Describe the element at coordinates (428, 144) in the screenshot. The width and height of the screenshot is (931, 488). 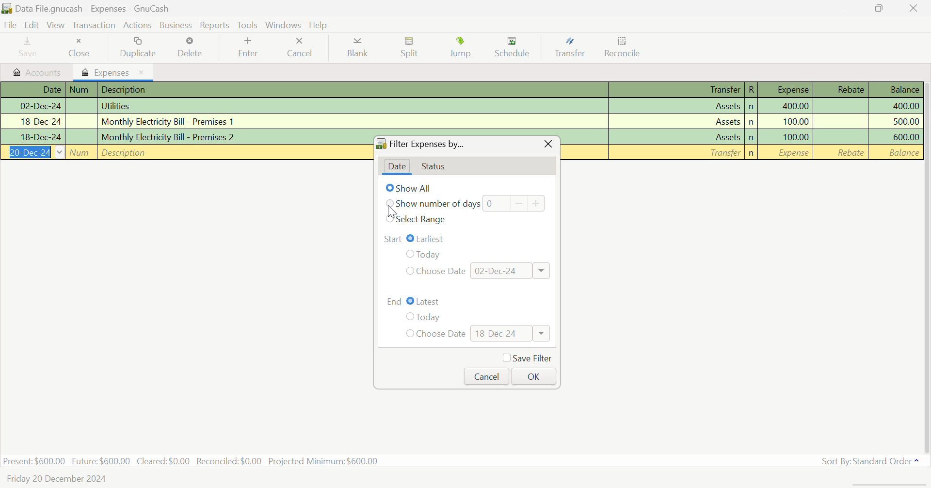
I see `Filter Expenses By` at that location.